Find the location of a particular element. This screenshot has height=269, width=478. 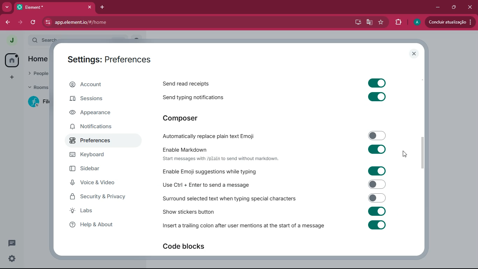

toggle on or off is located at coordinates (377, 96).